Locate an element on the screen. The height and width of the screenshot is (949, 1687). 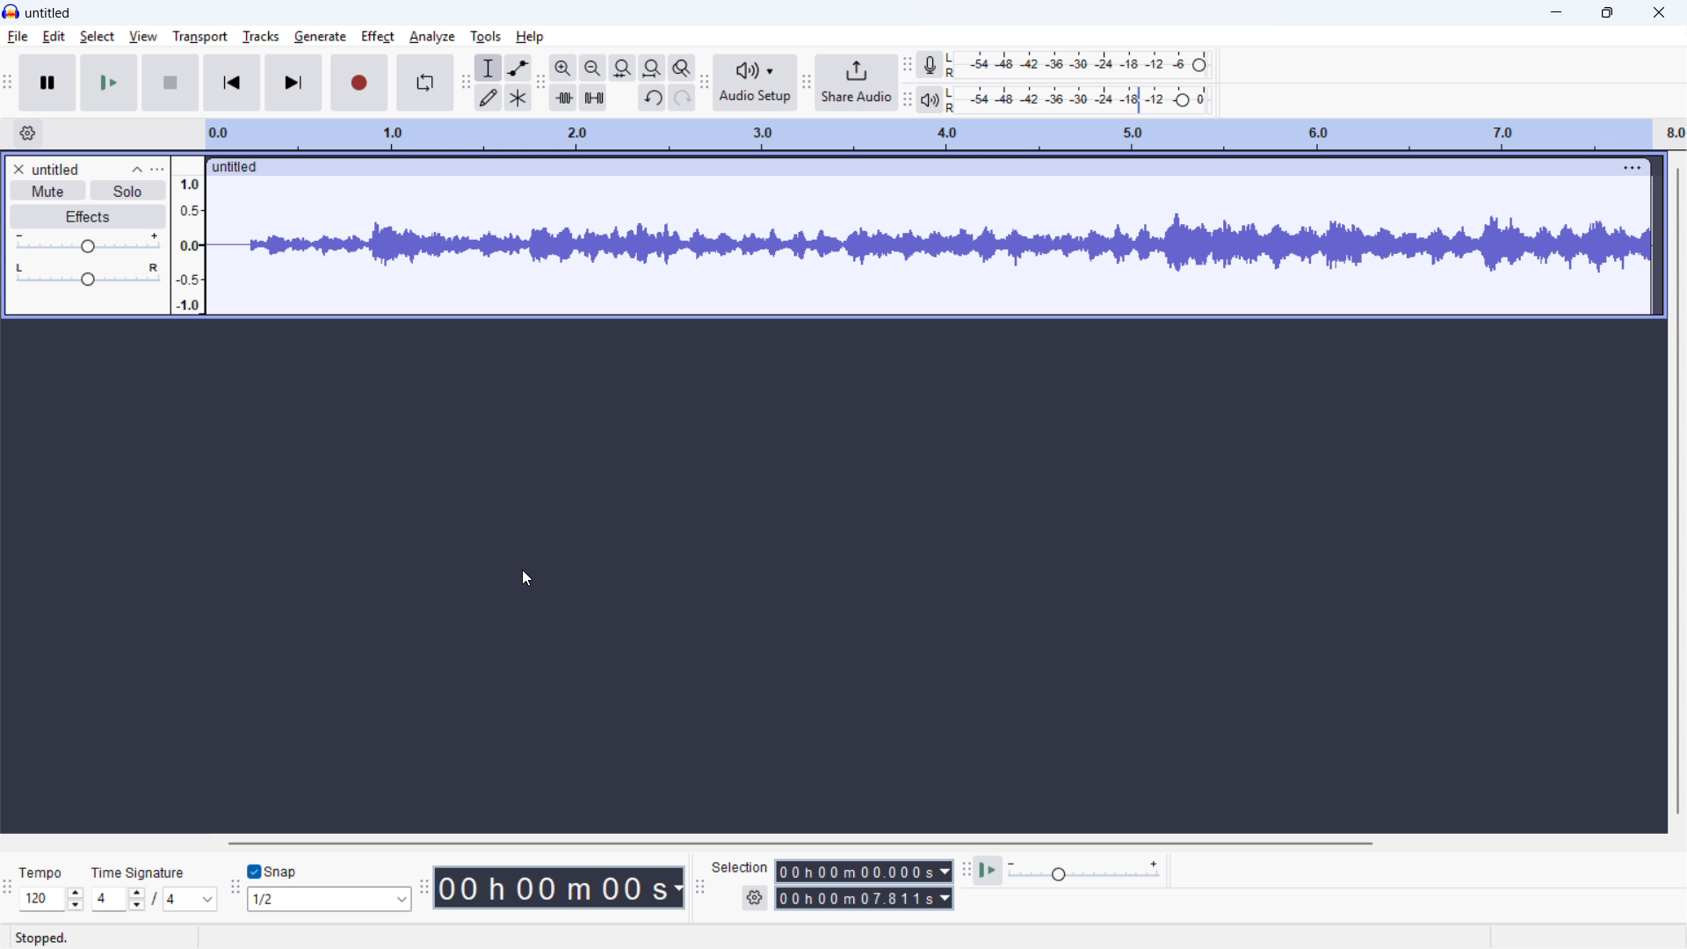
play at speed toolbar is located at coordinates (964, 871).